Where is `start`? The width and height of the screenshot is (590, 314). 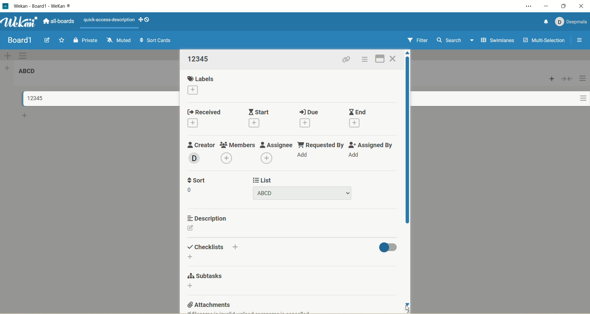
start is located at coordinates (259, 111).